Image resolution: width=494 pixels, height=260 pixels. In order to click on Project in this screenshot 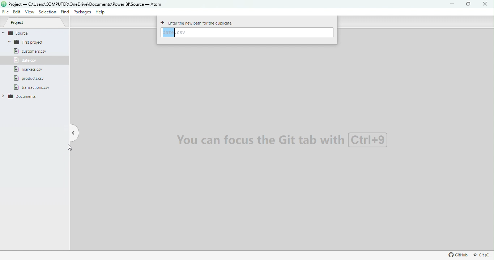, I will do `click(37, 23)`.